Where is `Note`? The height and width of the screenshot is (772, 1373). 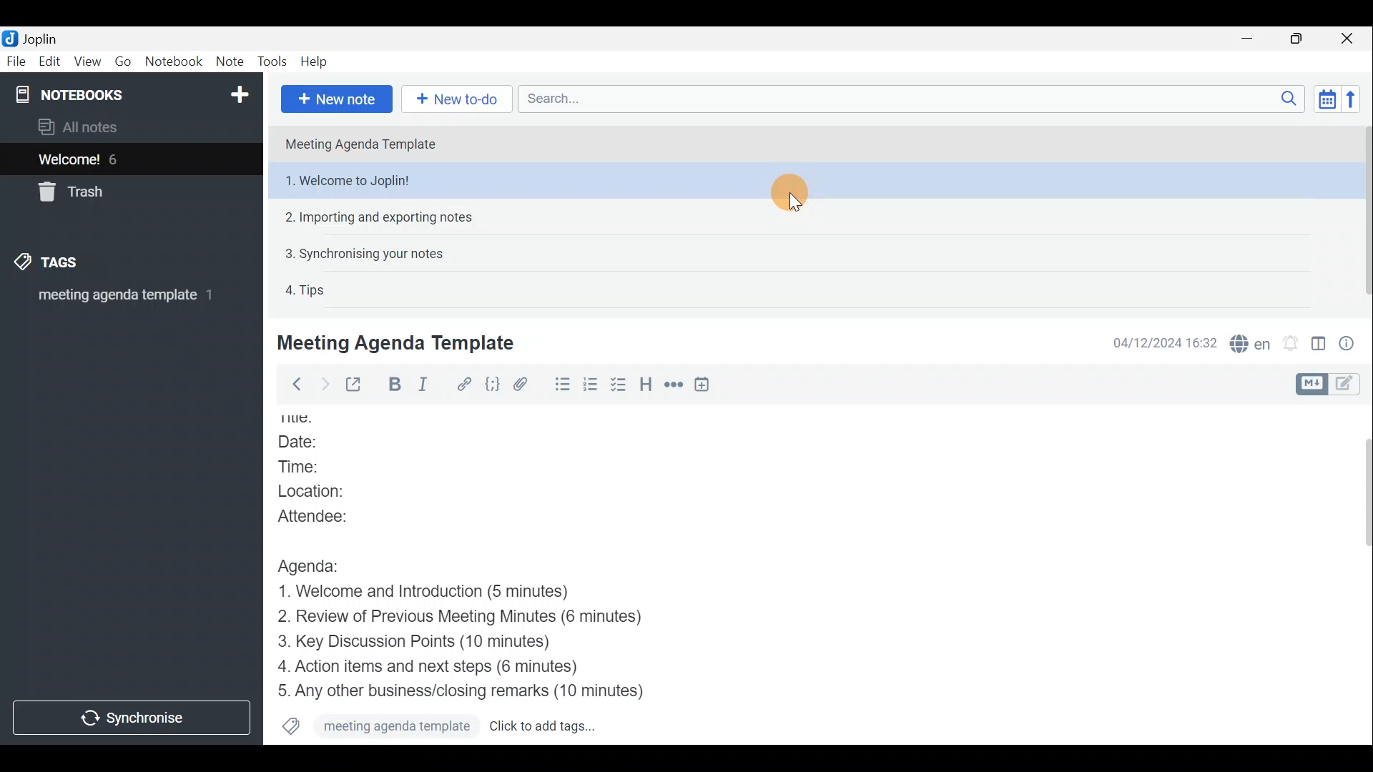 Note is located at coordinates (228, 59).